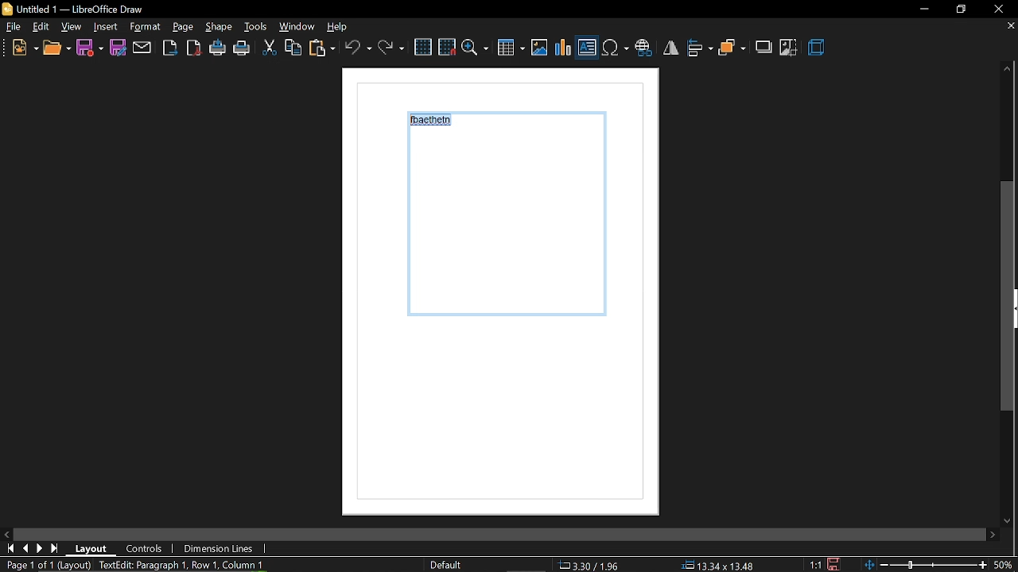 The width and height of the screenshot is (1018, 572). Describe the element at coordinates (116, 47) in the screenshot. I see `save as` at that location.